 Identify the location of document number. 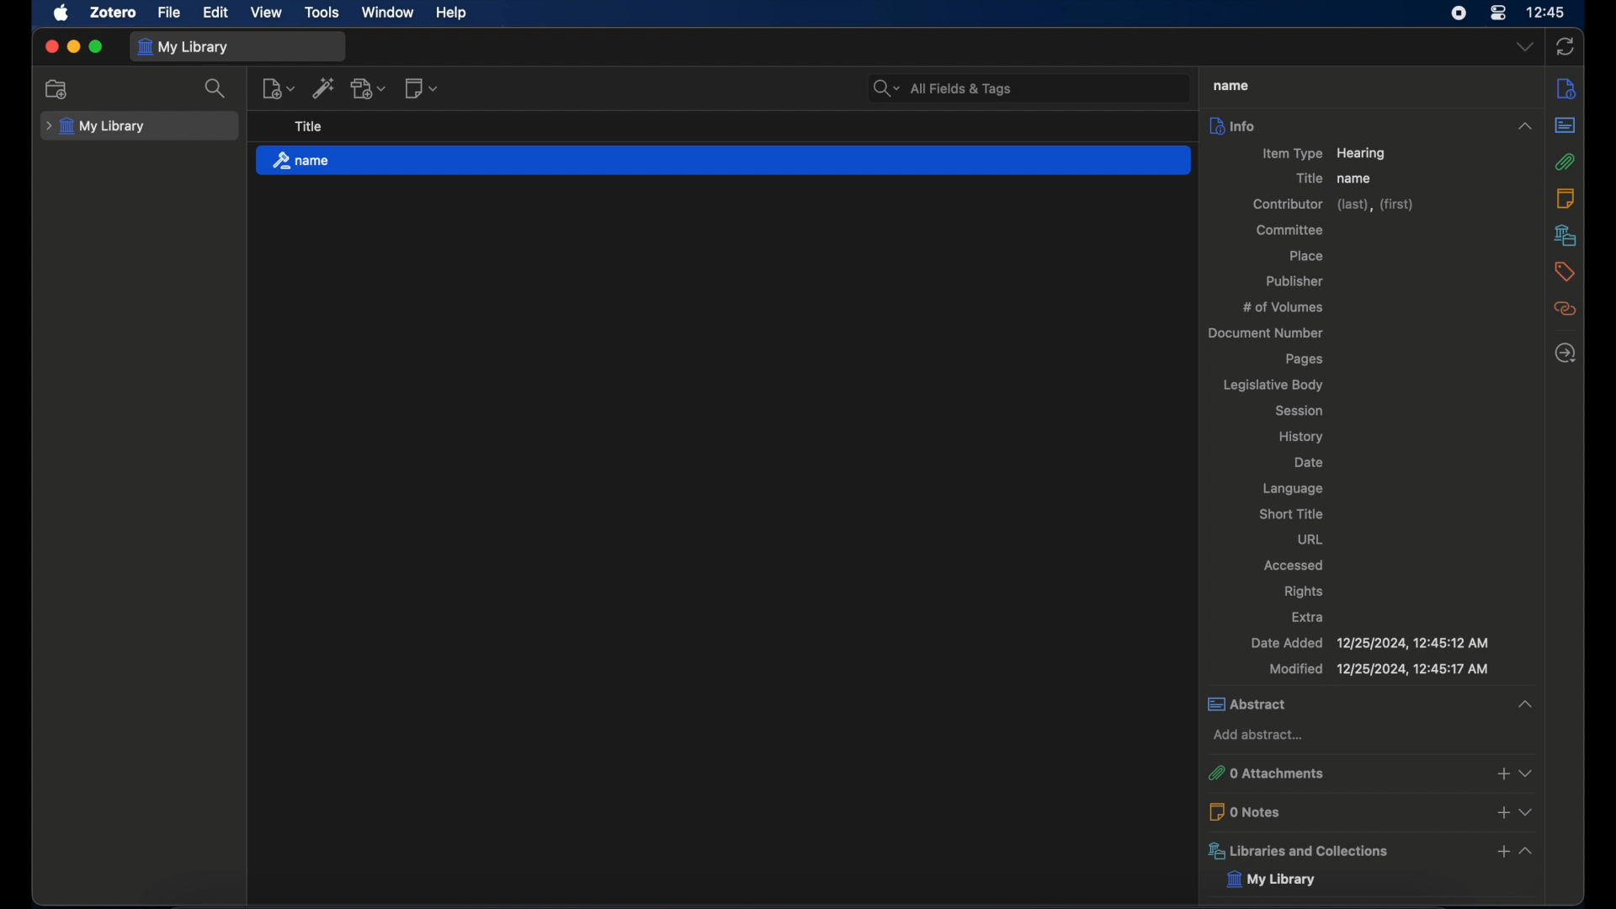
(1264, 333).